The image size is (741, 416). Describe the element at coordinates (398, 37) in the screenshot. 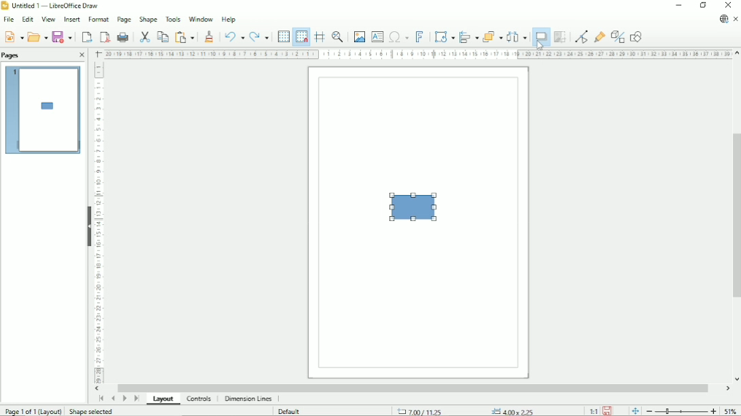

I see `Insert special characters` at that location.